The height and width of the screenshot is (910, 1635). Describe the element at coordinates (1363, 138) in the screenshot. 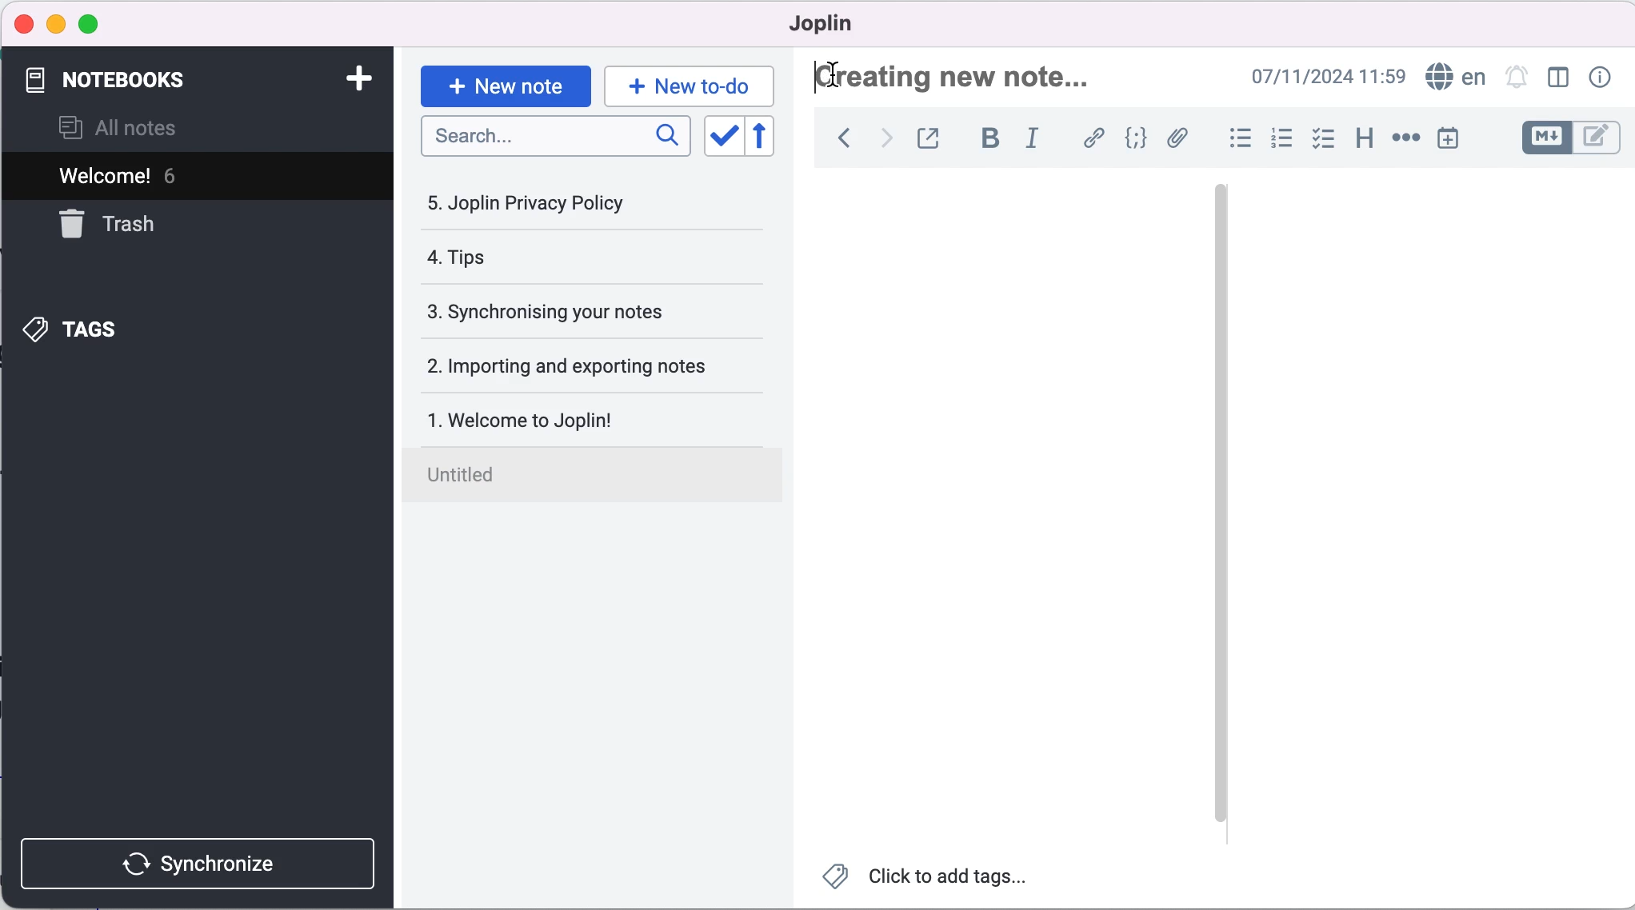

I see `heading` at that location.